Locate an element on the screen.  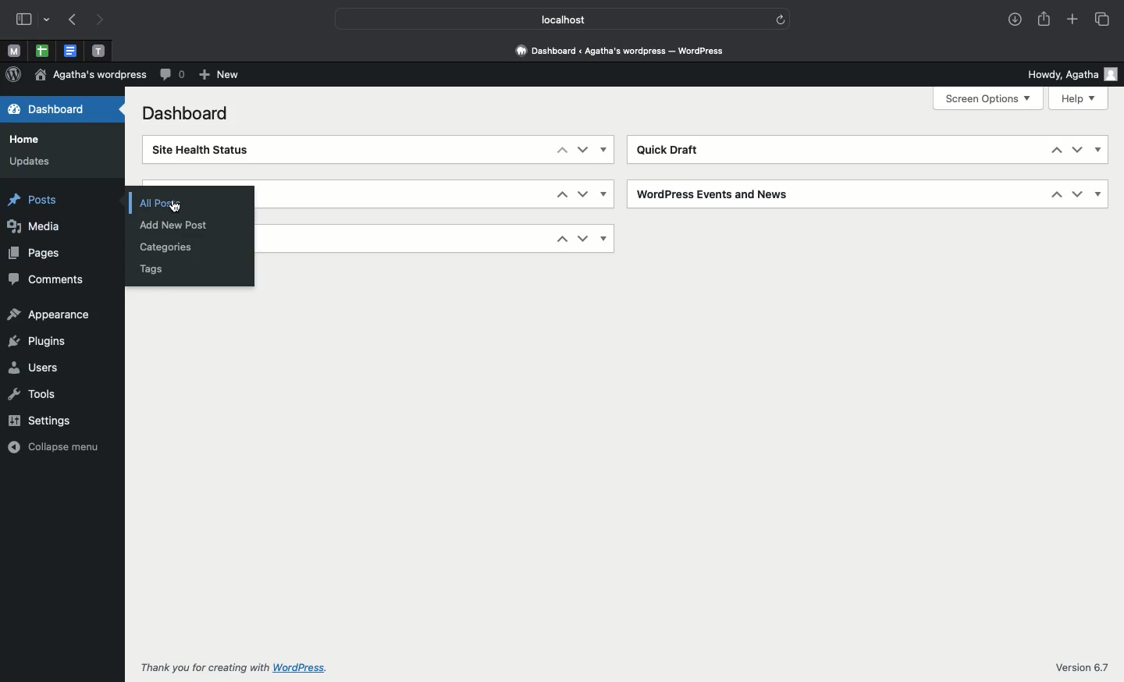
Local host is located at coordinates (551, 17).